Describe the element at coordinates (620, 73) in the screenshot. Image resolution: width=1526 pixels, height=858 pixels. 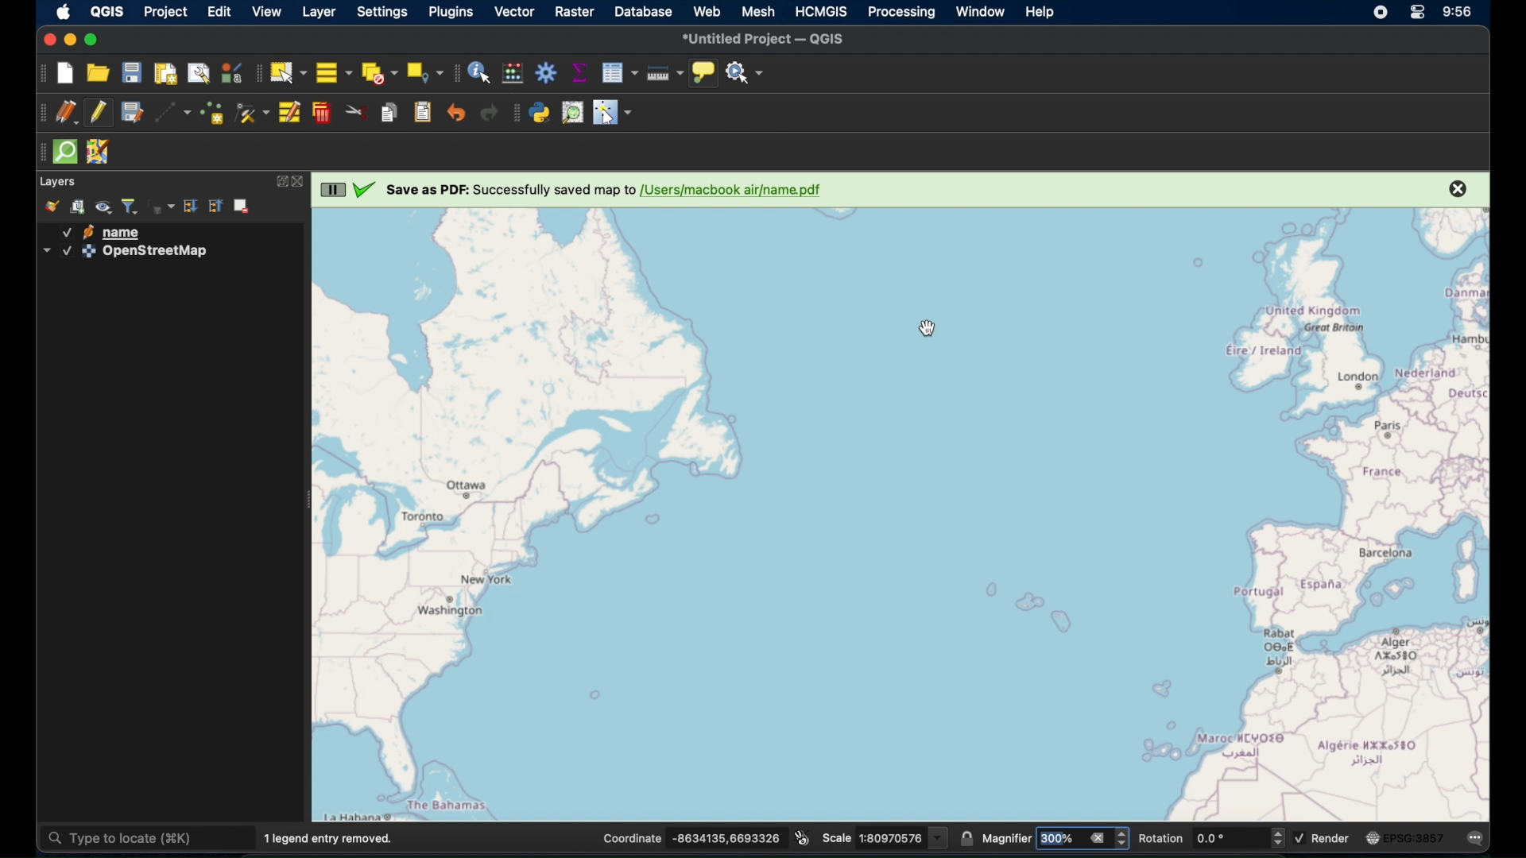
I see `open attribute table` at that location.